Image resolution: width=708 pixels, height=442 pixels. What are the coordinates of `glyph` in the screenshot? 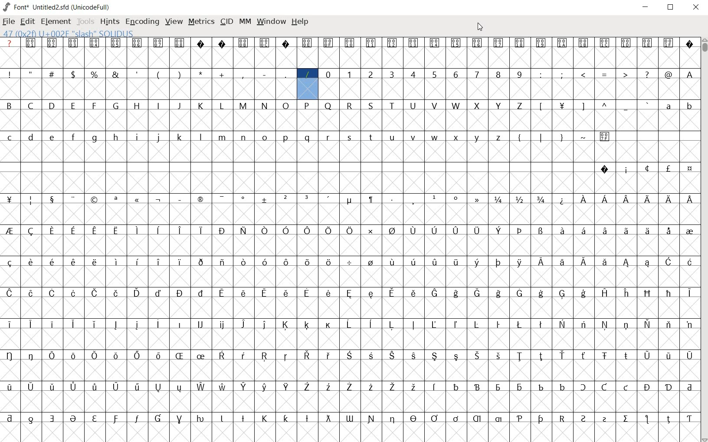 It's located at (179, 356).